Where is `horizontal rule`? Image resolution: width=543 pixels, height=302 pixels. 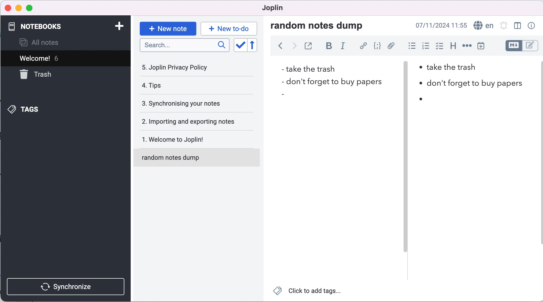
horizontal rule is located at coordinates (467, 46).